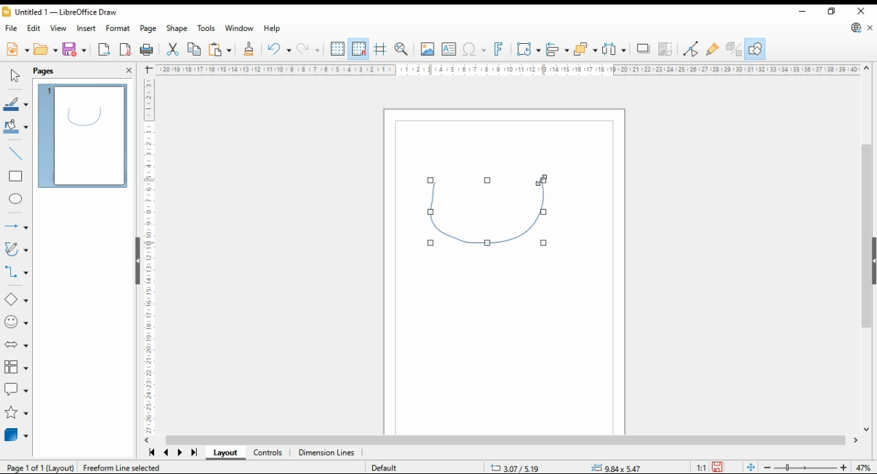 This screenshot has width=877, height=474. What do you see at coordinates (867, 247) in the screenshot?
I see `scroll bar` at bounding box center [867, 247].